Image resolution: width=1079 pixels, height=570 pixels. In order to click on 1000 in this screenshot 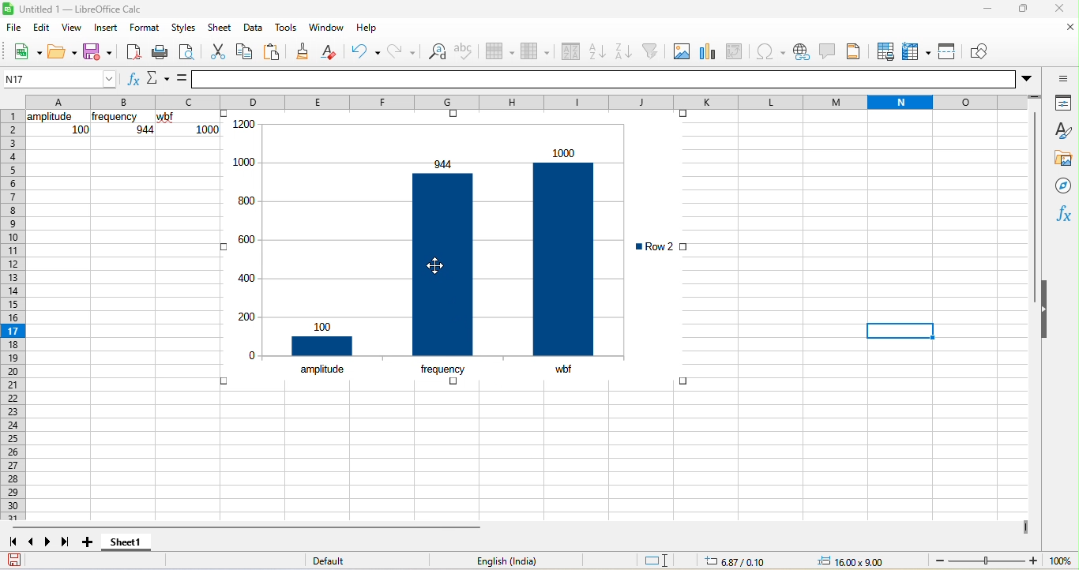, I will do `click(208, 129)`.